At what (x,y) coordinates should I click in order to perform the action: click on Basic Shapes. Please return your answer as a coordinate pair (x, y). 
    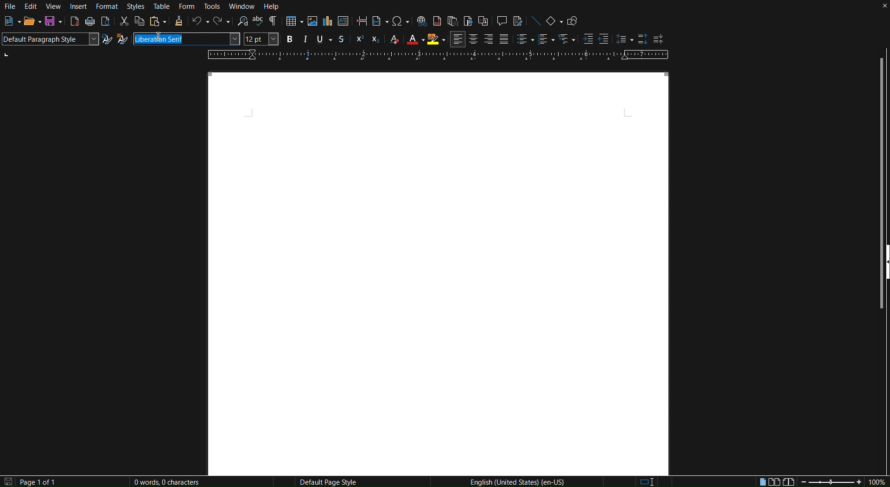
    Looking at the image, I should click on (555, 23).